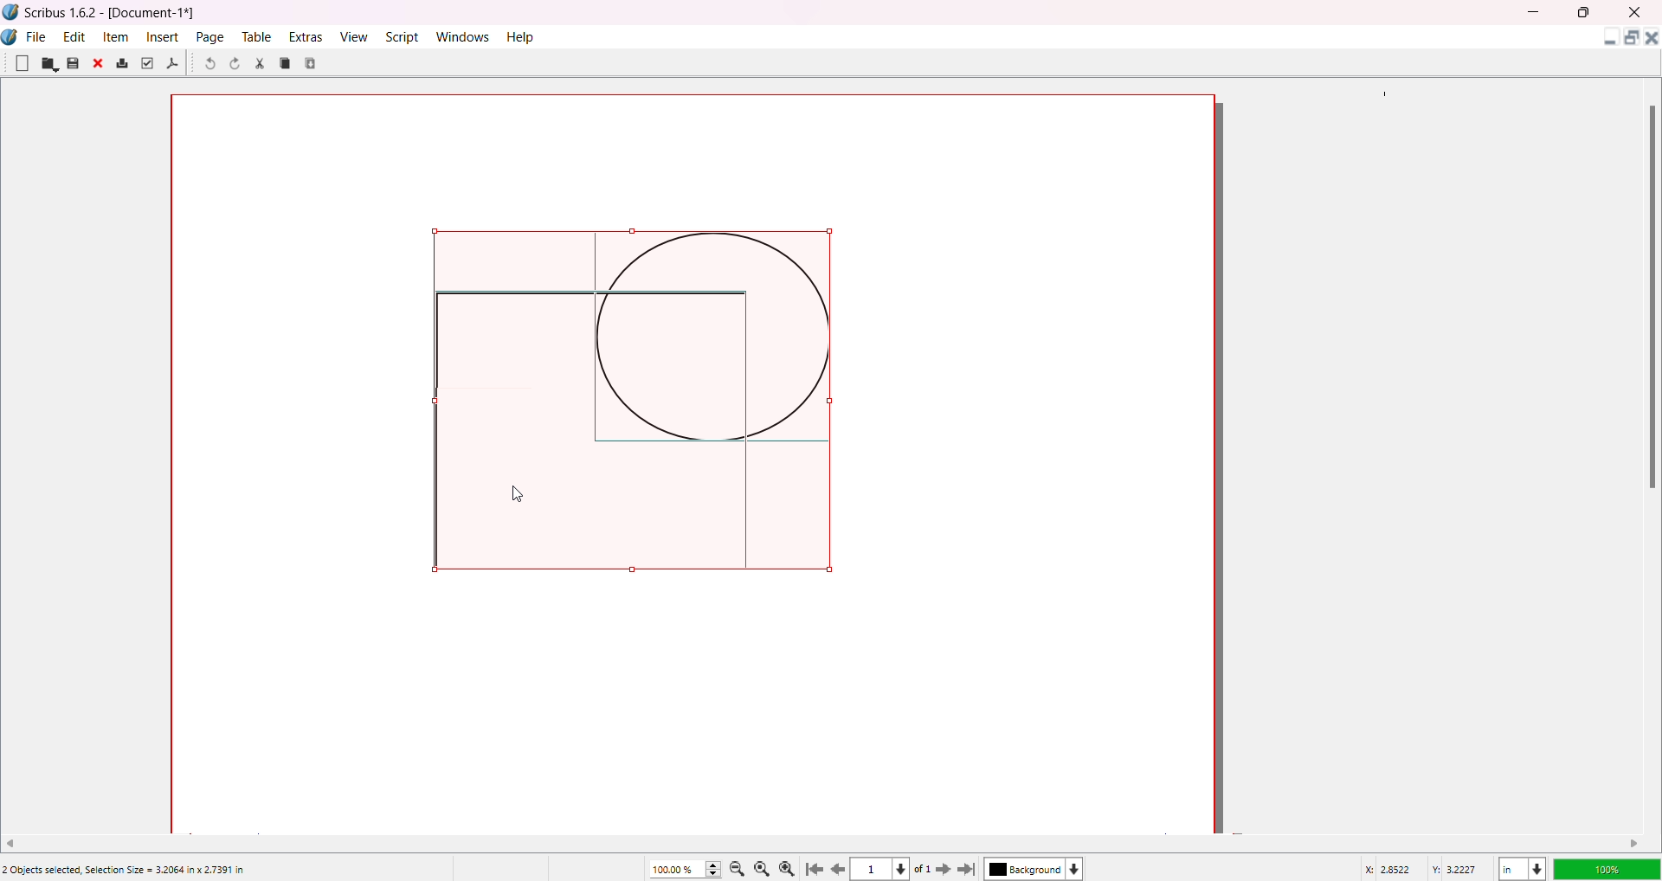 Image resolution: width=1662 pixels, height=881 pixels. I want to click on Next, so click(938, 868).